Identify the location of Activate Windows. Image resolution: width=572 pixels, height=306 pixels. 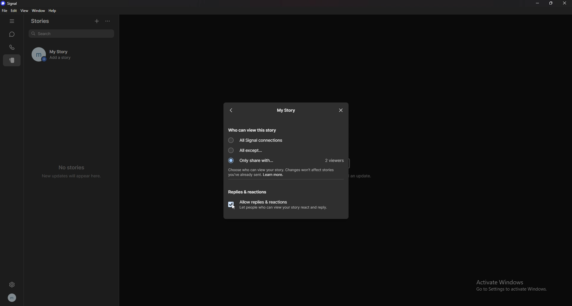
(507, 281).